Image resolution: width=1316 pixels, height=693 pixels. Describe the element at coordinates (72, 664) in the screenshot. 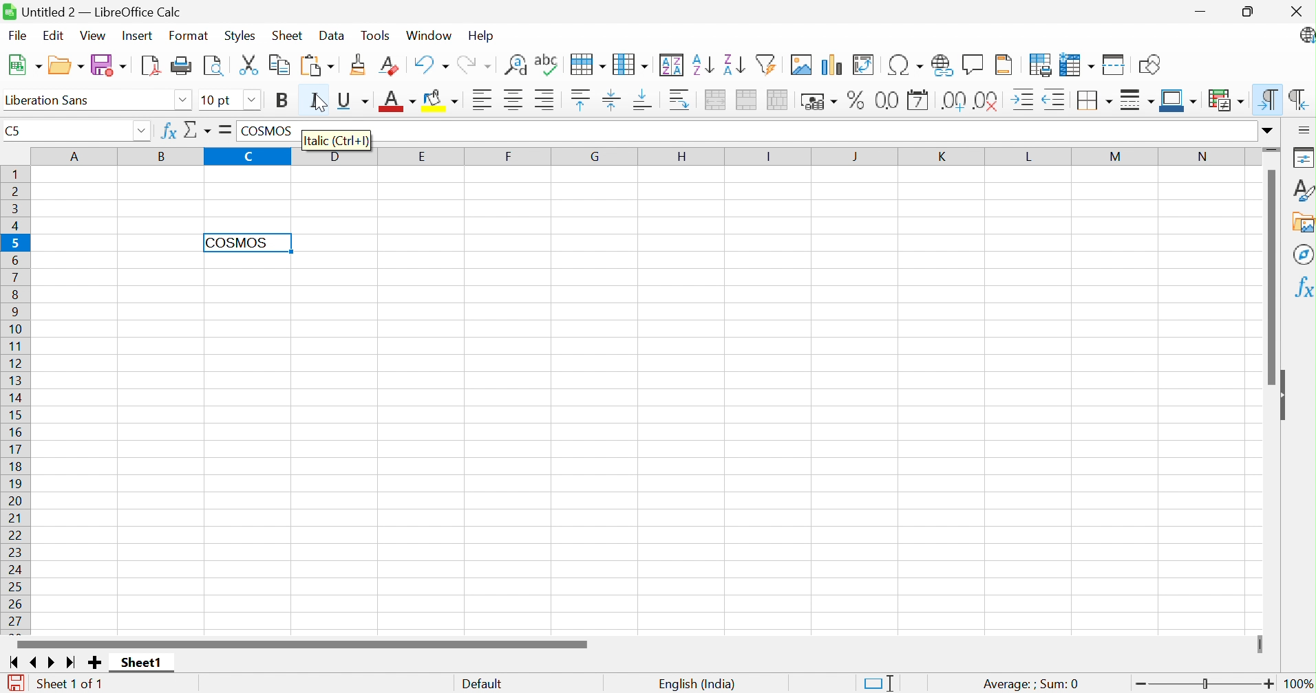

I see `Scroll to last sheet` at that location.